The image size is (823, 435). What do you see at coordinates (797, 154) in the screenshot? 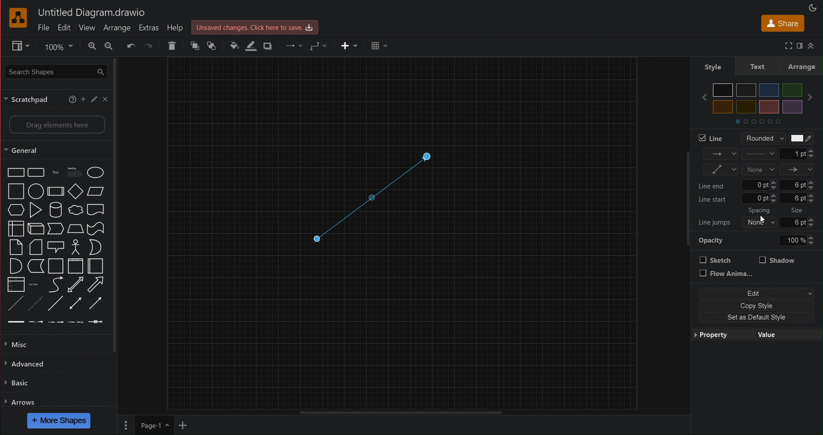
I see `Line width` at bounding box center [797, 154].